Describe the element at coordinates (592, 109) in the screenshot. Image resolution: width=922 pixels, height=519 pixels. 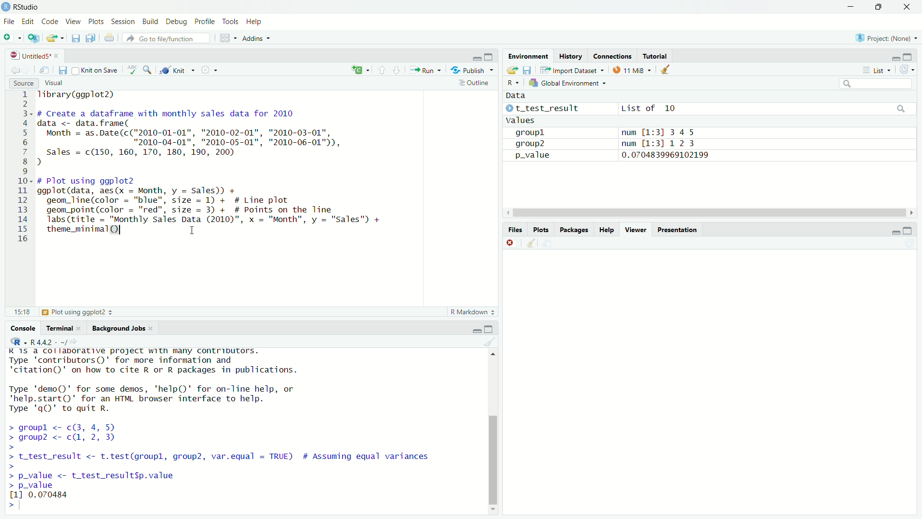
I see `© t_test_result List of 10` at that location.